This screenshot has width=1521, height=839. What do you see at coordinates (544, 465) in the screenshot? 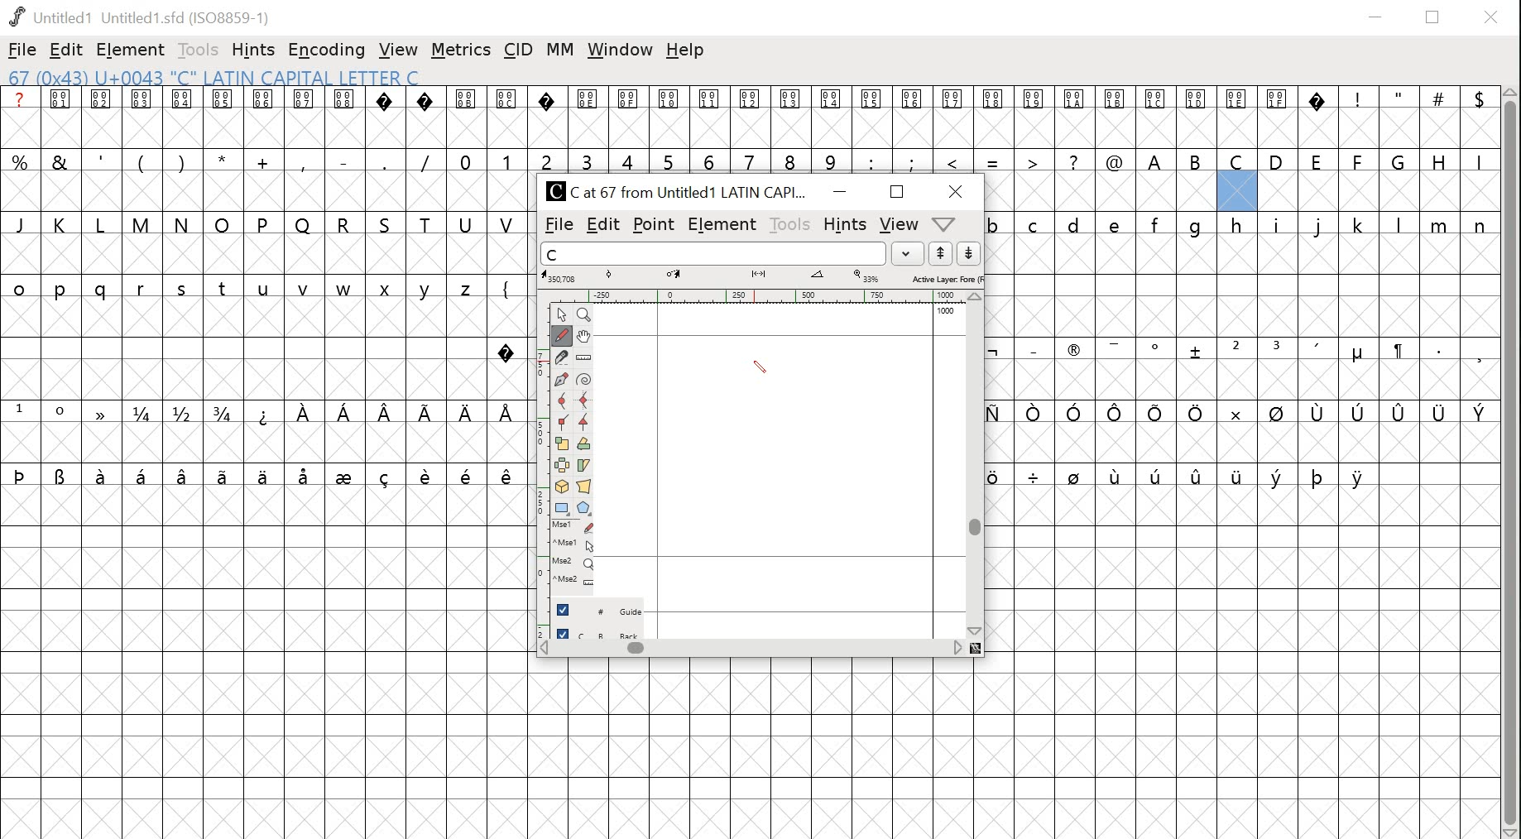
I see `ruler` at bounding box center [544, 465].